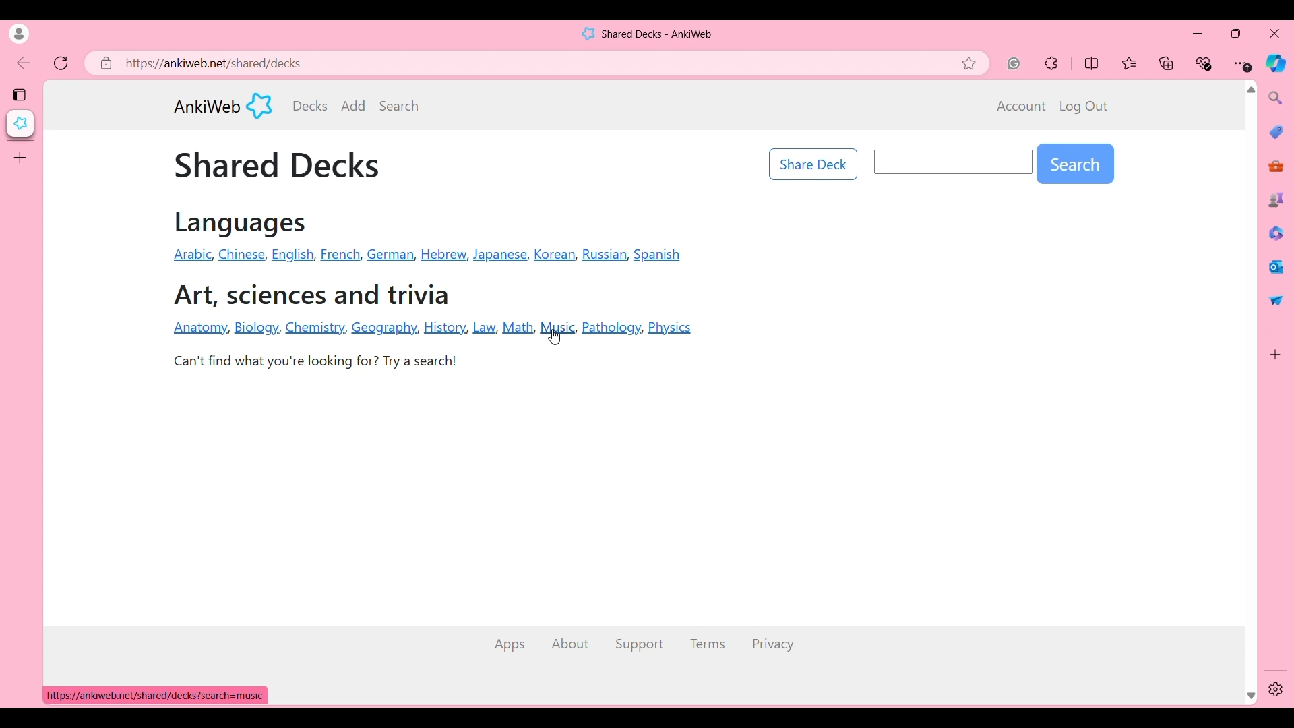 The width and height of the screenshot is (1294, 728). Describe the element at coordinates (1251, 90) in the screenshot. I see `Quick slide to top` at that location.